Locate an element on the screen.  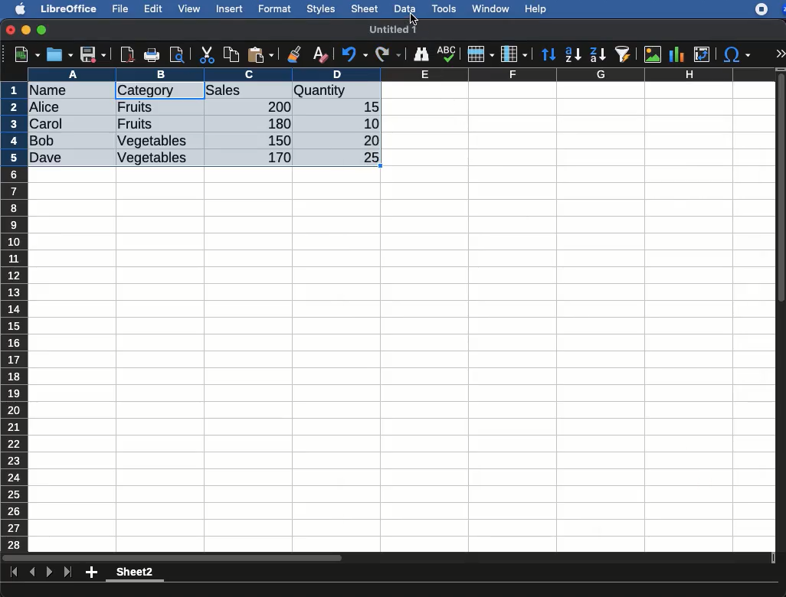
chart is located at coordinates (677, 54).